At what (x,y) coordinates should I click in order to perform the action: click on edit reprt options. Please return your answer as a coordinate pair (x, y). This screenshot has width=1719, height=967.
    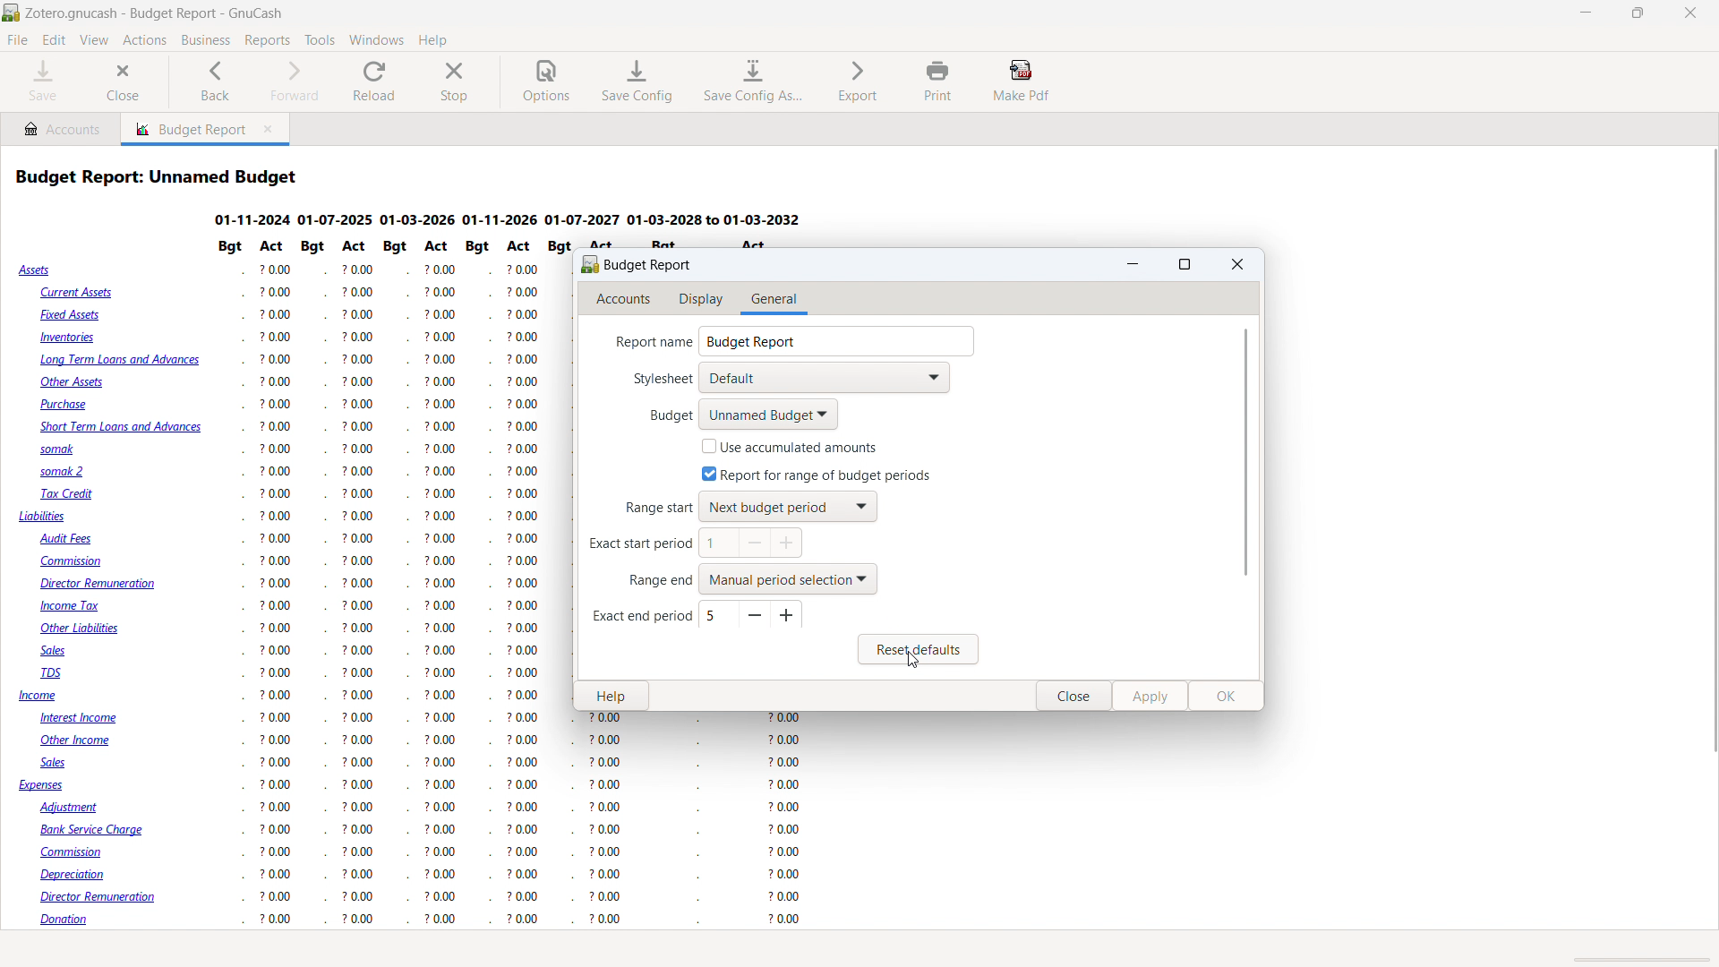
    Looking at the image, I should click on (79, 950).